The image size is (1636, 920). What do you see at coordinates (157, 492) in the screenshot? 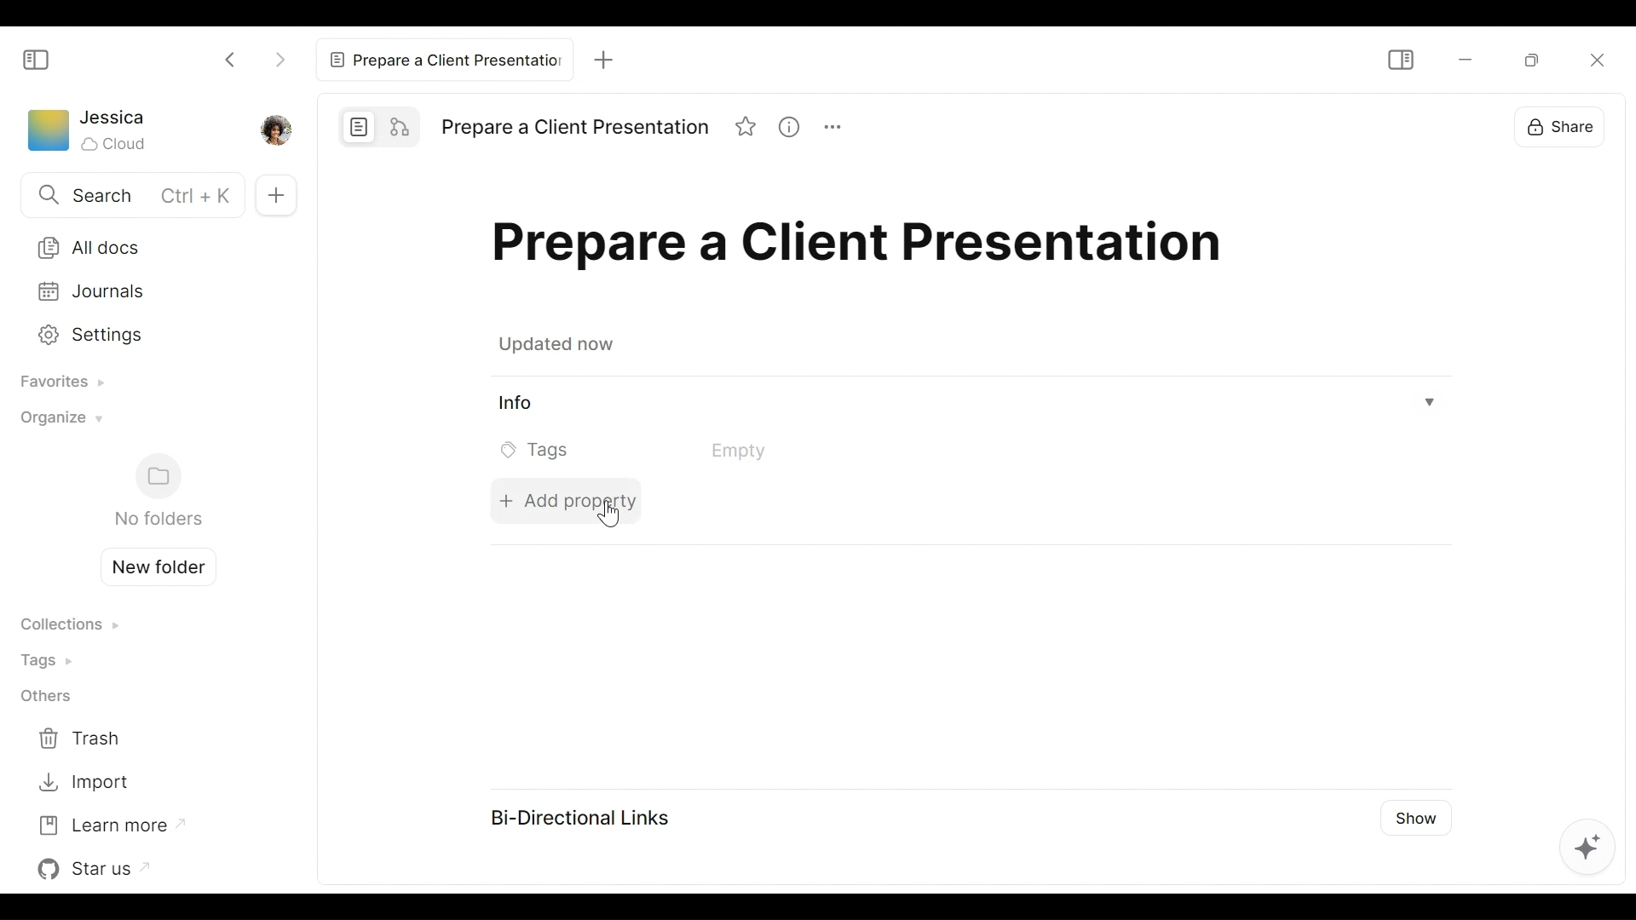
I see `Folders` at bounding box center [157, 492].